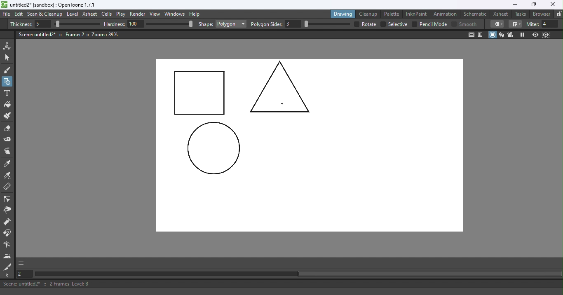 The width and height of the screenshot is (563, 295). Describe the element at coordinates (53, 5) in the screenshot. I see `File name` at that location.